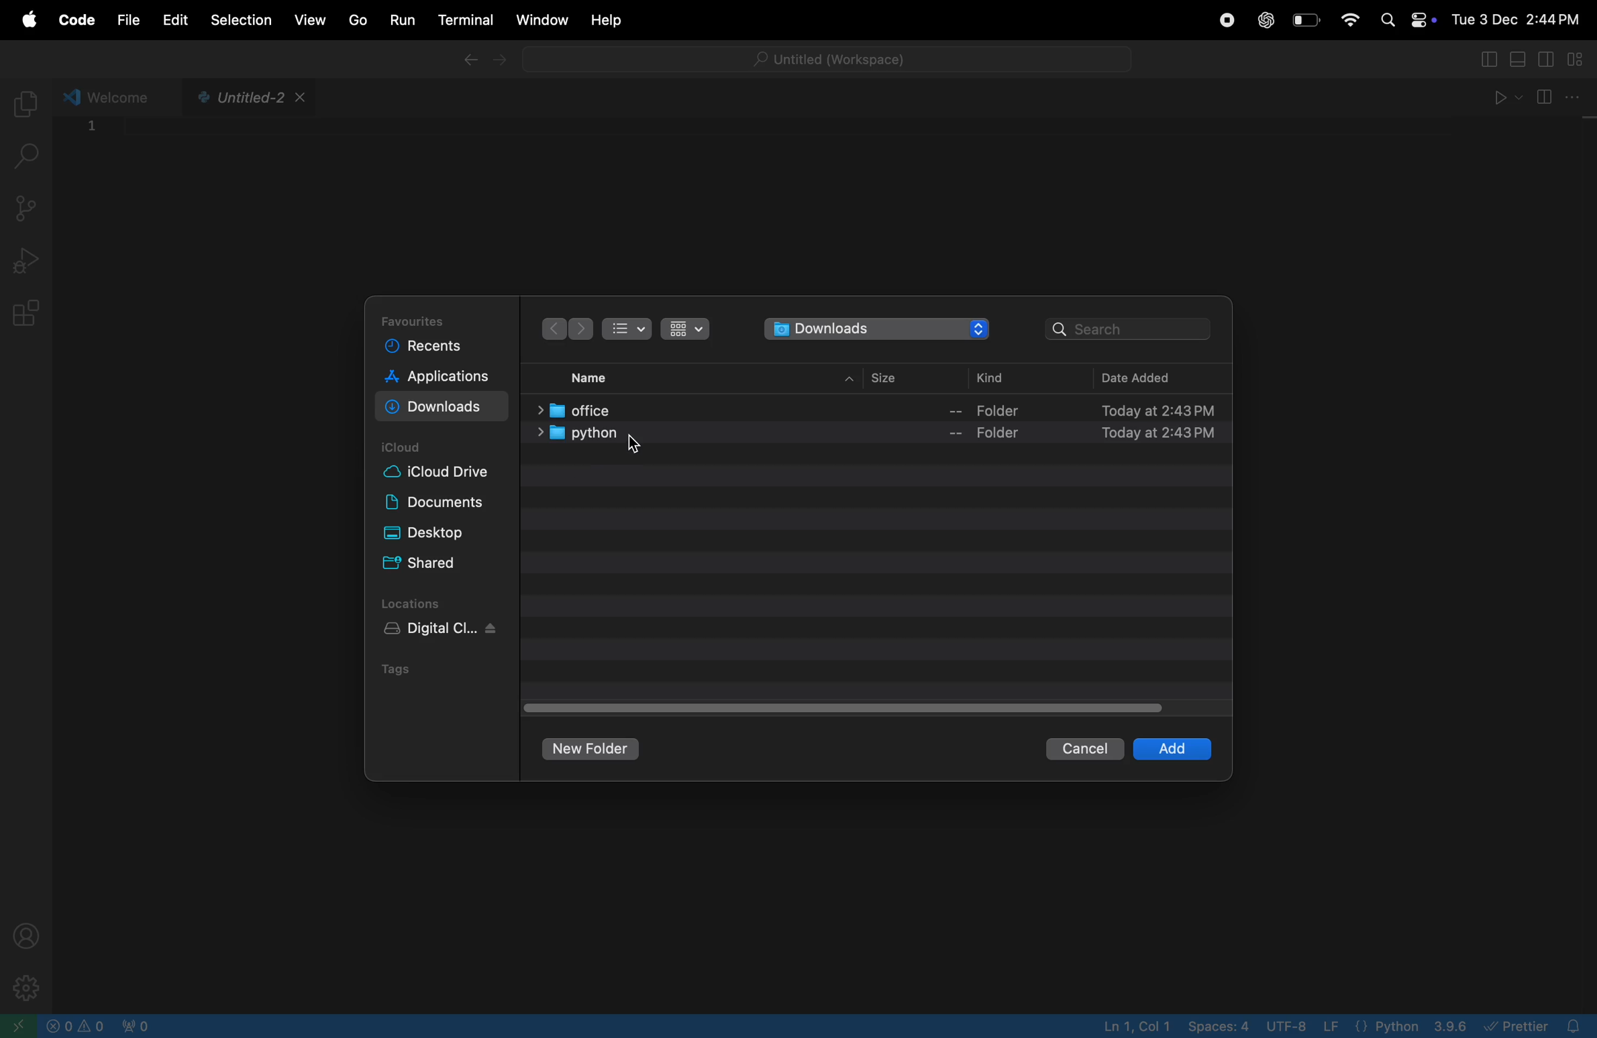 This screenshot has width=1597, height=1038. What do you see at coordinates (28, 100) in the screenshot?
I see `explorer` at bounding box center [28, 100].